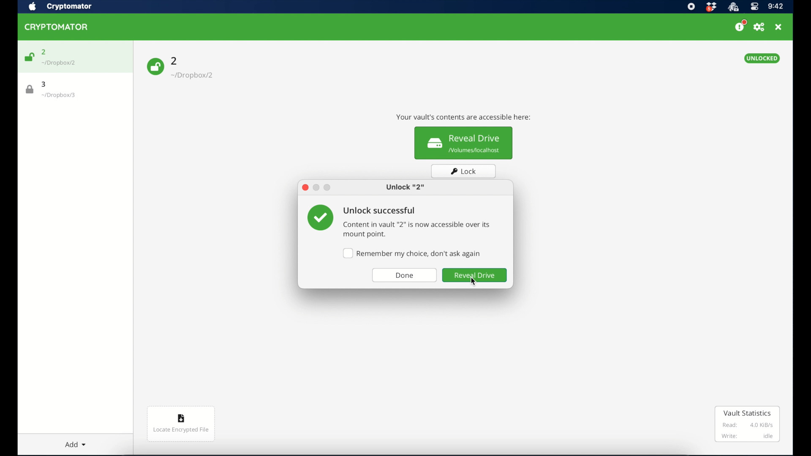 Image resolution: width=811 pixels, height=456 pixels. I want to click on unlocked, so click(762, 58).